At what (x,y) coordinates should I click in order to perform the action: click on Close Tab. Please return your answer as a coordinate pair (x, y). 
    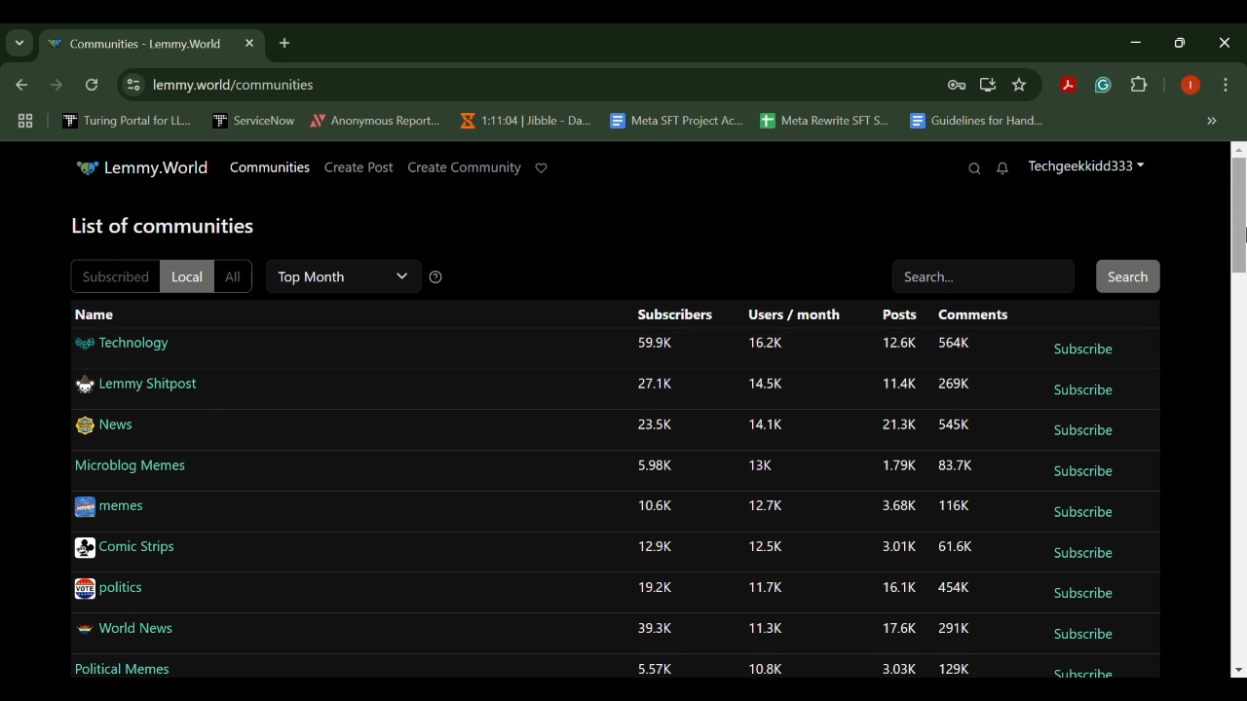
    Looking at the image, I should click on (247, 43).